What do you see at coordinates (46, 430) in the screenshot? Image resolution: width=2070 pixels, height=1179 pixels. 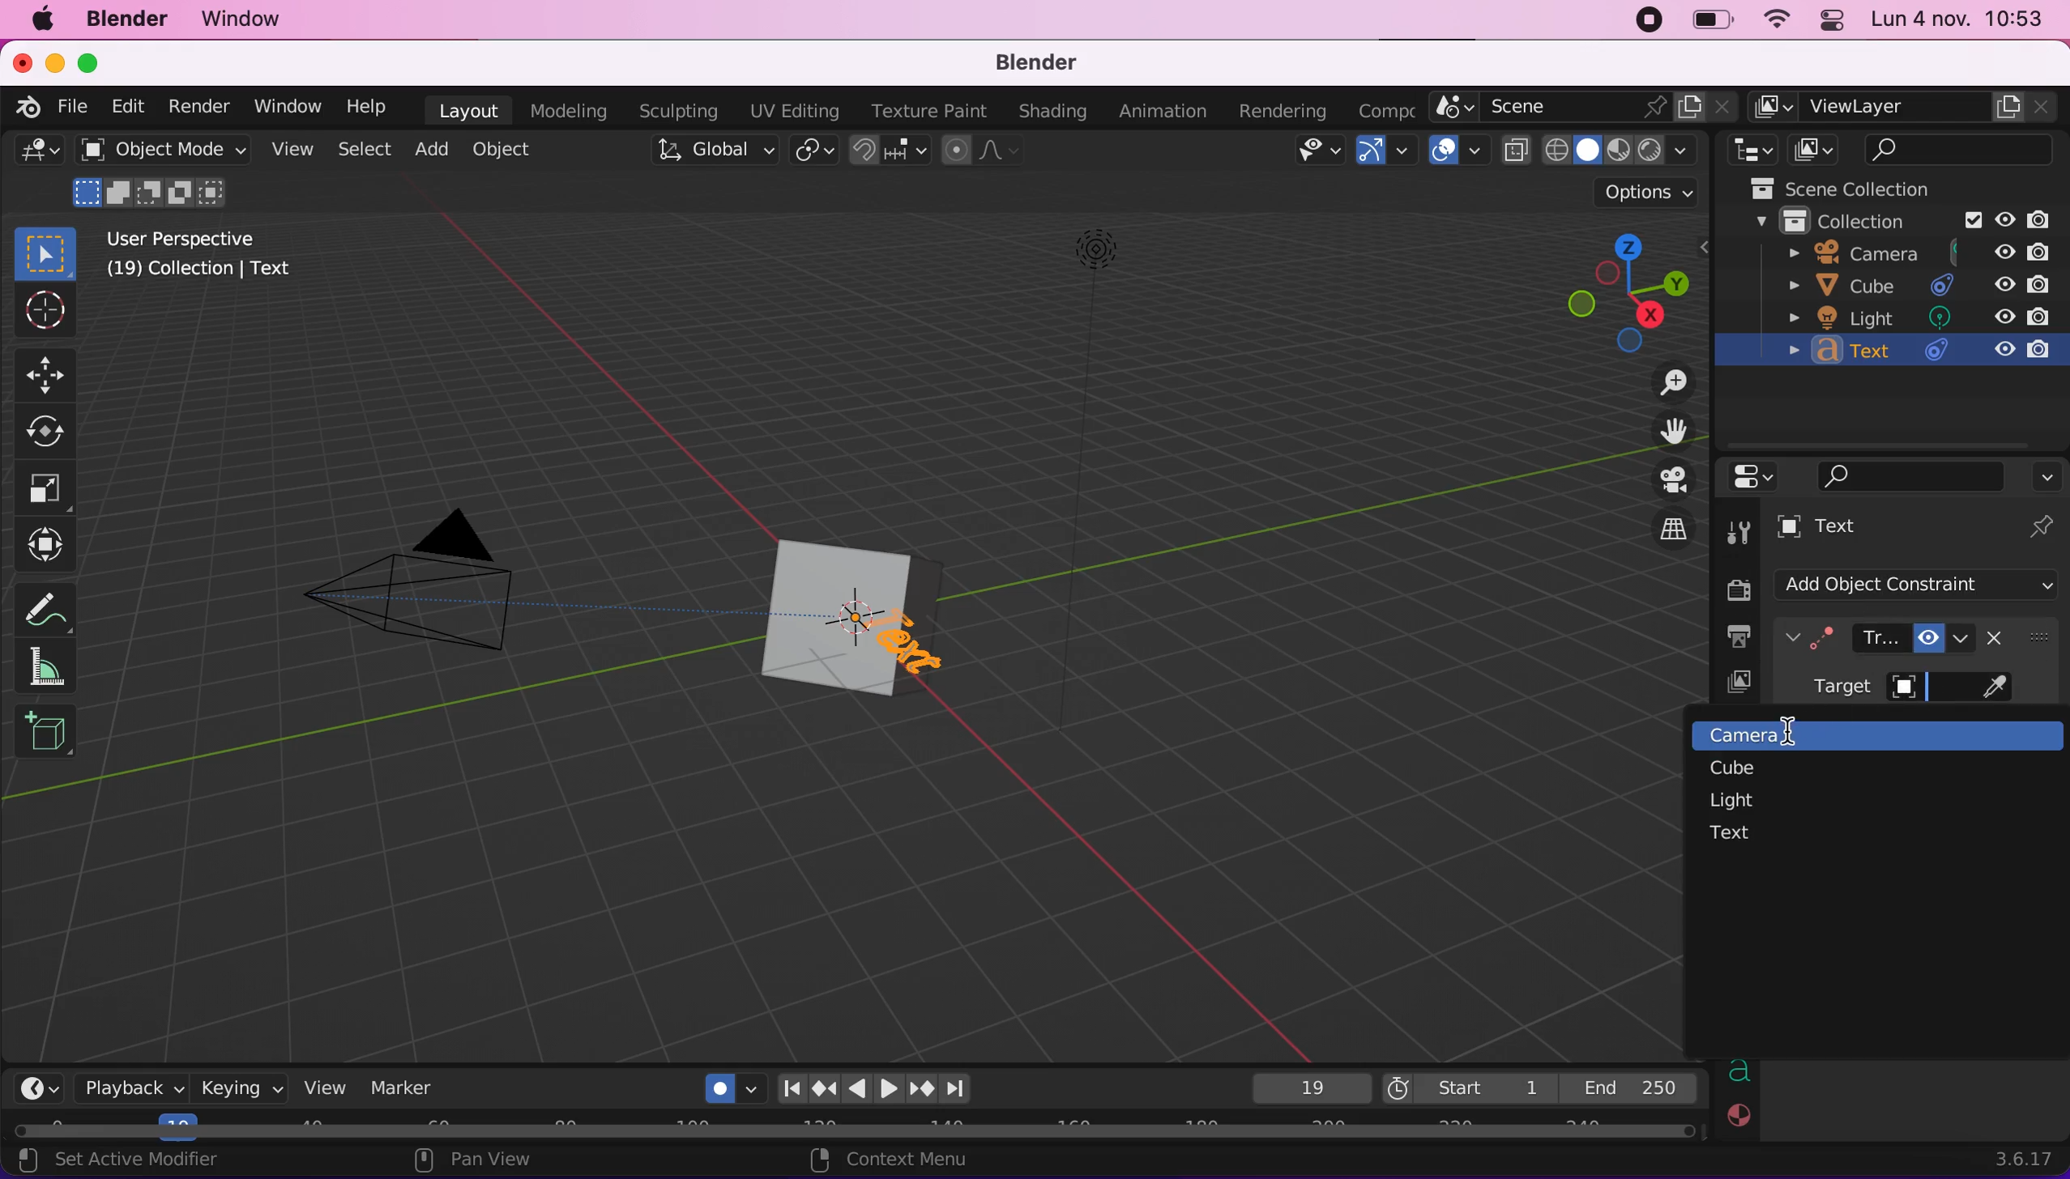 I see `rotate` at bounding box center [46, 430].